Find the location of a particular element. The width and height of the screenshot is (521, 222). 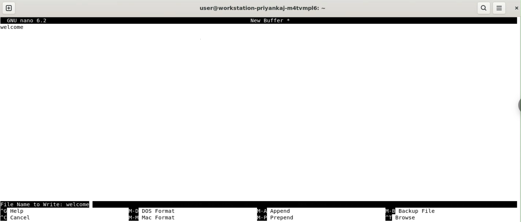

New Buffer * is located at coordinates (270, 20).